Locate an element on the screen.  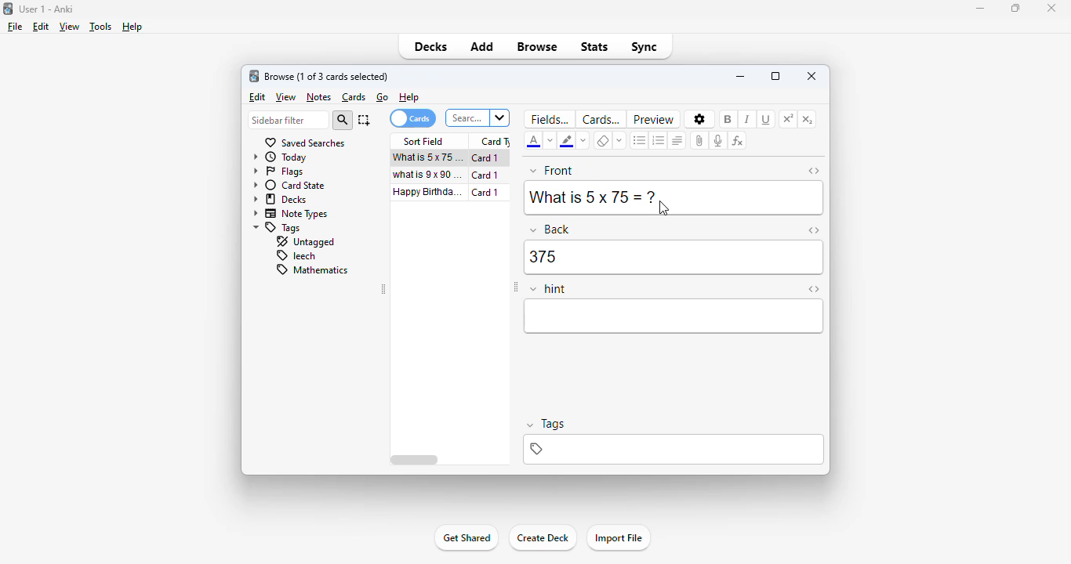
fields is located at coordinates (550, 119).